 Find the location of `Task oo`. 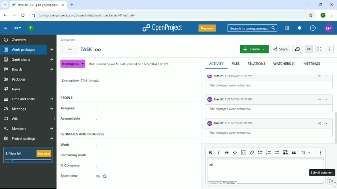

Task oo is located at coordinates (91, 49).